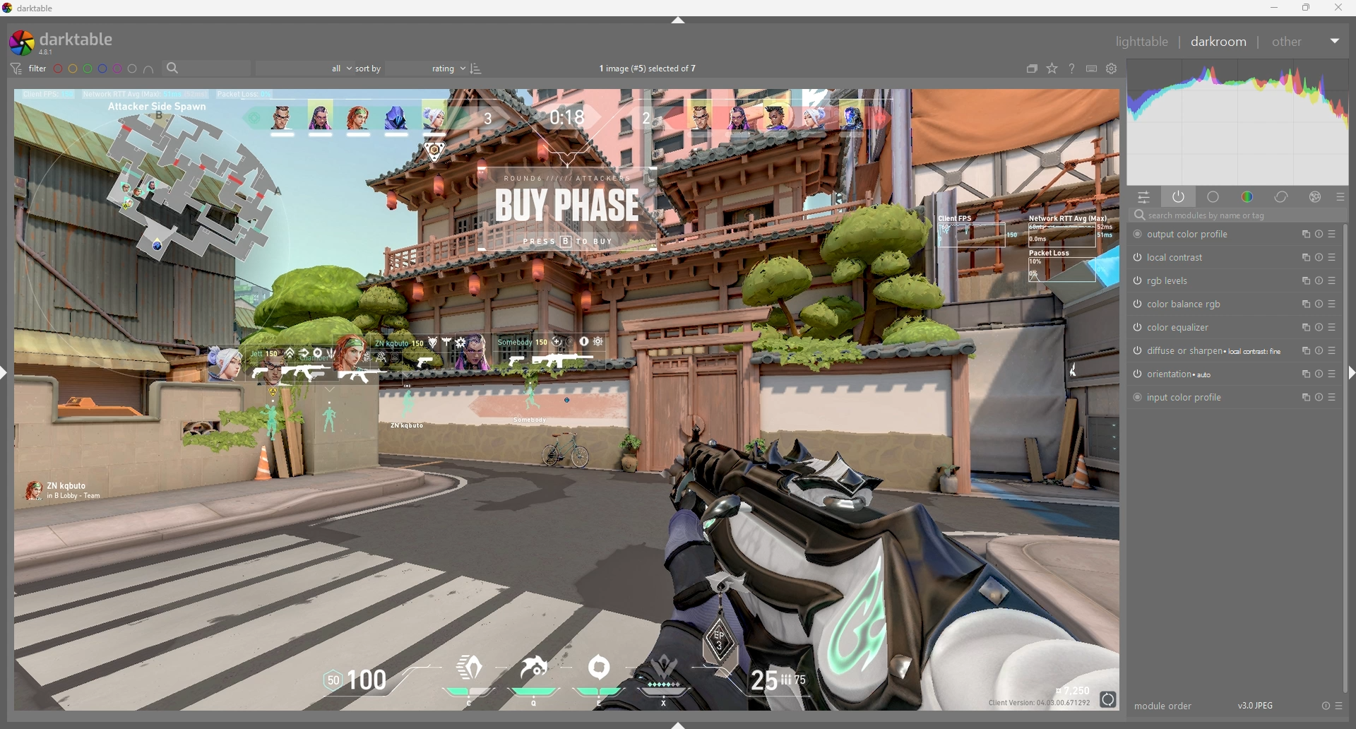 The height and width of the screenshot is (729, 1356). I want to click on color, so click(1249, 196).